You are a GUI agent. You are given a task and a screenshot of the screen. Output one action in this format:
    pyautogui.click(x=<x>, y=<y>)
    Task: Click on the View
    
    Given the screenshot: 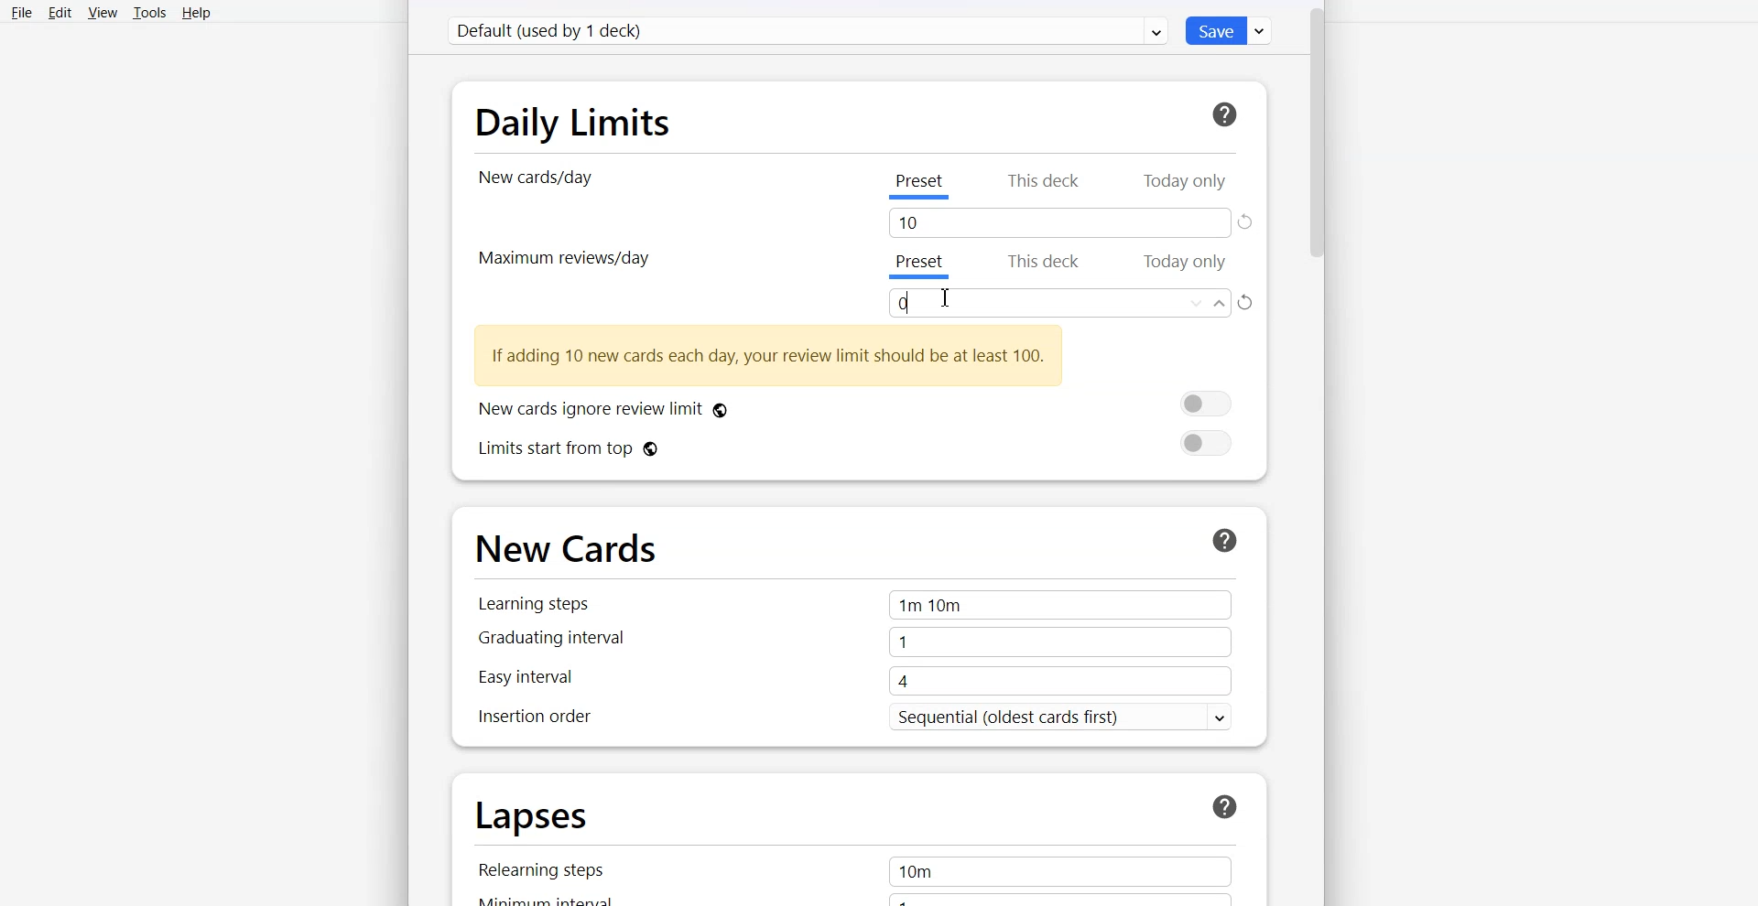 What is the action you would take?
    pyautogui.click(x=102, y=13)
    